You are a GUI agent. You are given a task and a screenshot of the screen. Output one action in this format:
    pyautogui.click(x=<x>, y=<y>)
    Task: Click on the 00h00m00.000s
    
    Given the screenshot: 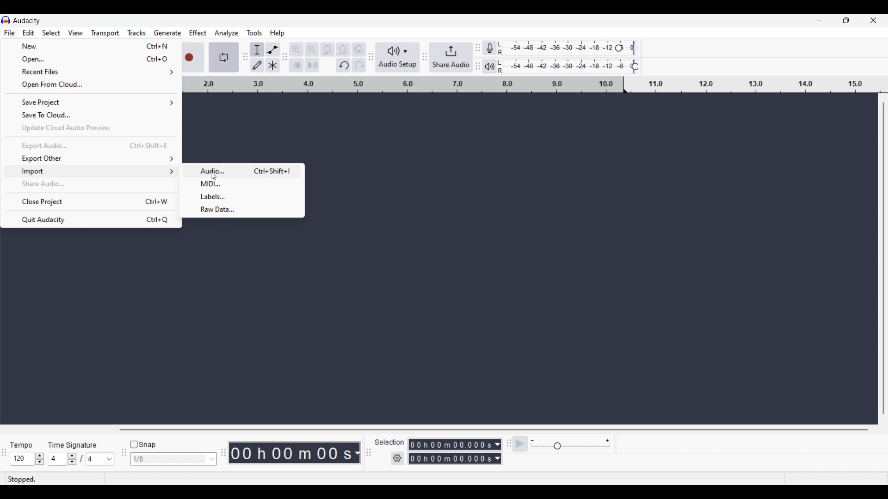 What is the action you would take?
    pyautogui.click(x=455, y=460)
    